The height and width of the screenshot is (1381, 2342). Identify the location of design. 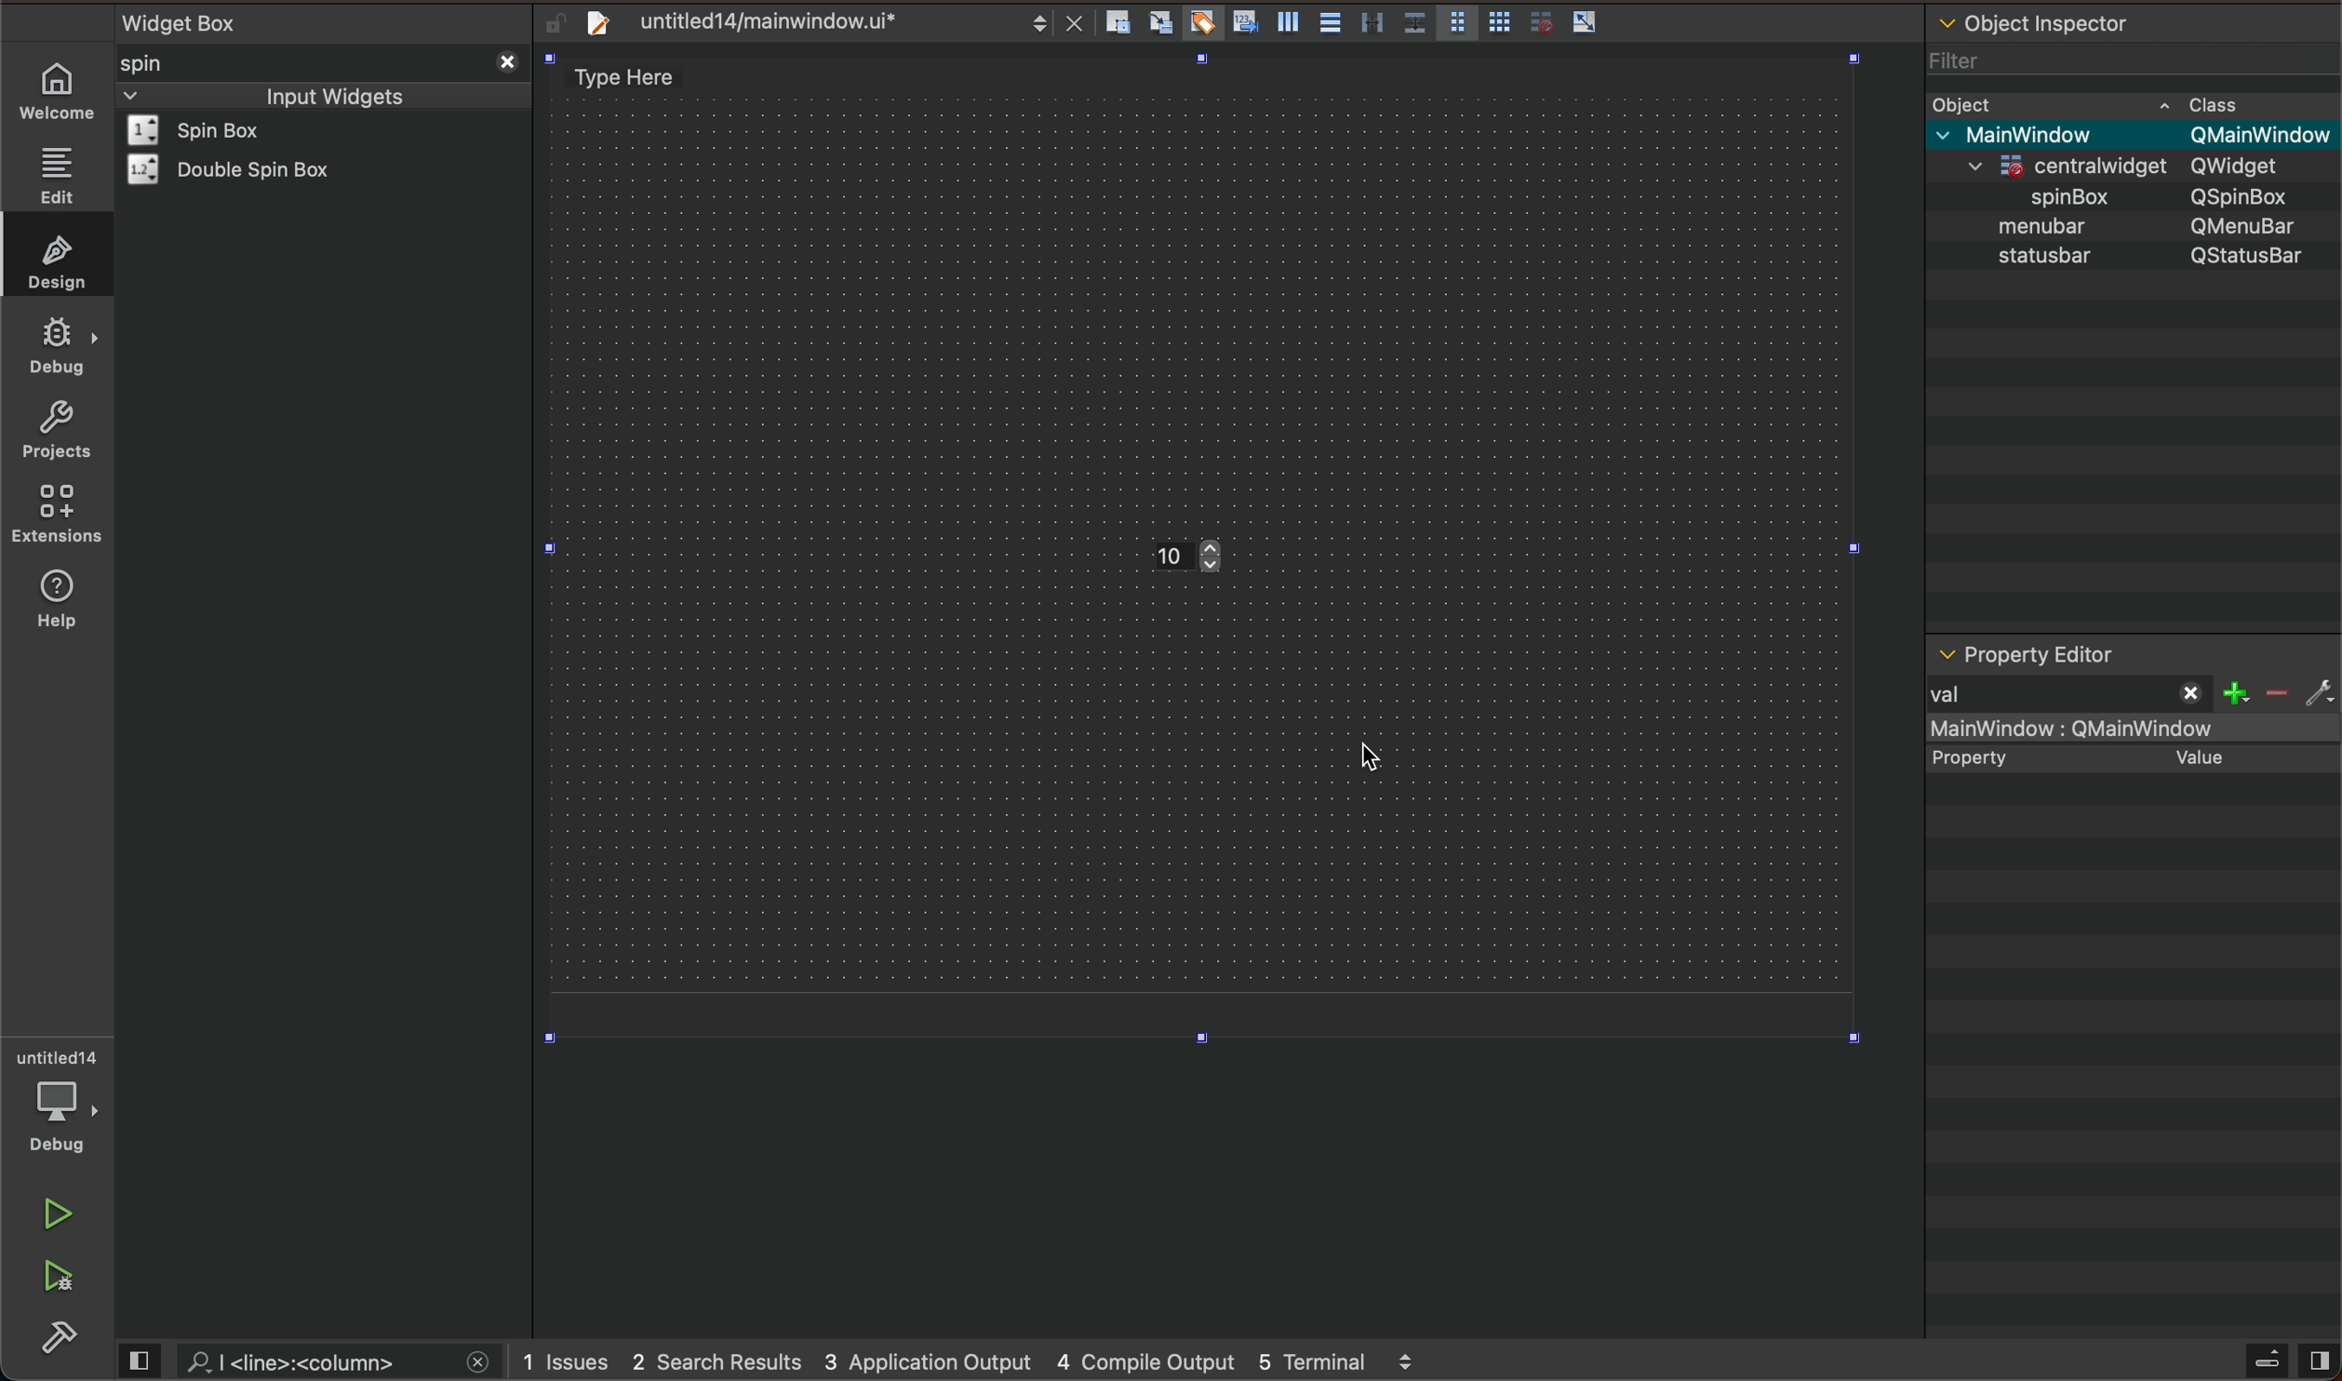
(52, 258).